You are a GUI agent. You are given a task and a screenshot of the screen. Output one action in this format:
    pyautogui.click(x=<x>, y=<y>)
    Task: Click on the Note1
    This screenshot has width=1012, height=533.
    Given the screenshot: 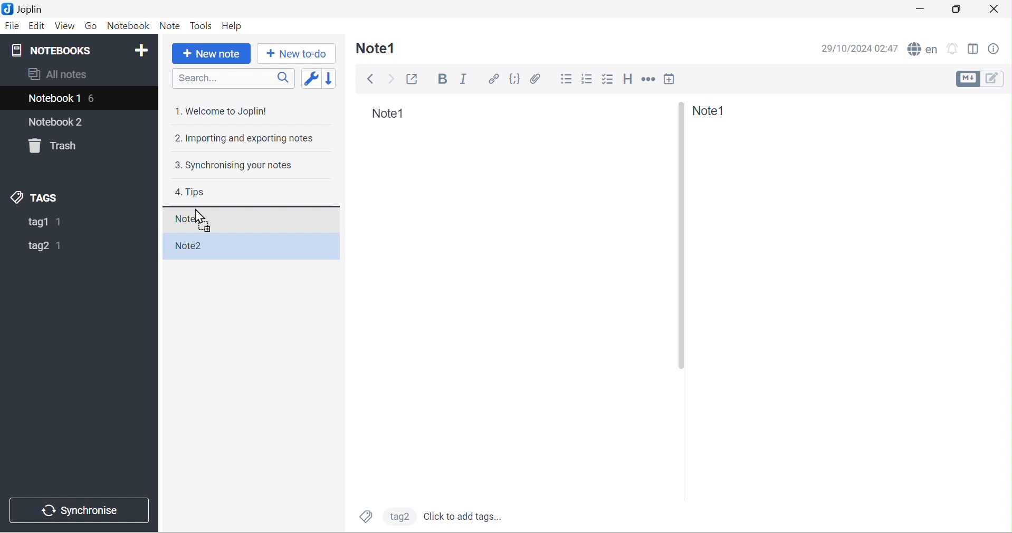 What is the action you would take?
    pyautogui.click(x=389, y=113)
    